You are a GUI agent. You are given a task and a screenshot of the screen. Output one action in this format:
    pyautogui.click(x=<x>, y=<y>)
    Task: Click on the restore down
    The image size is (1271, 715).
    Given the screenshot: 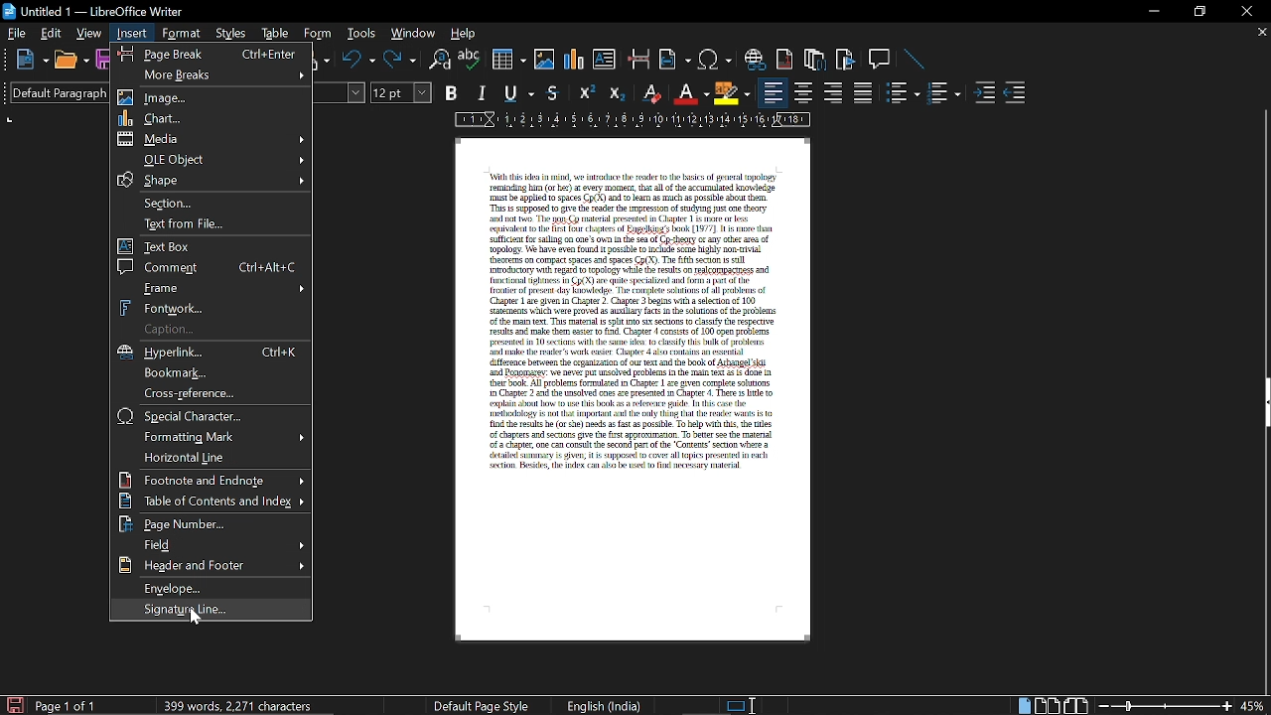 What is the action you would take?
    pyautogui.click(x=1200, y=12)
    